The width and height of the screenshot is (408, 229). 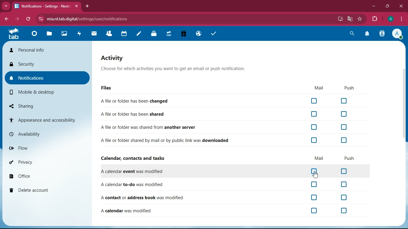 What do you see at coordinates (350, 159) in the screenshot?
I see `push` at bounding box center [350, 159].